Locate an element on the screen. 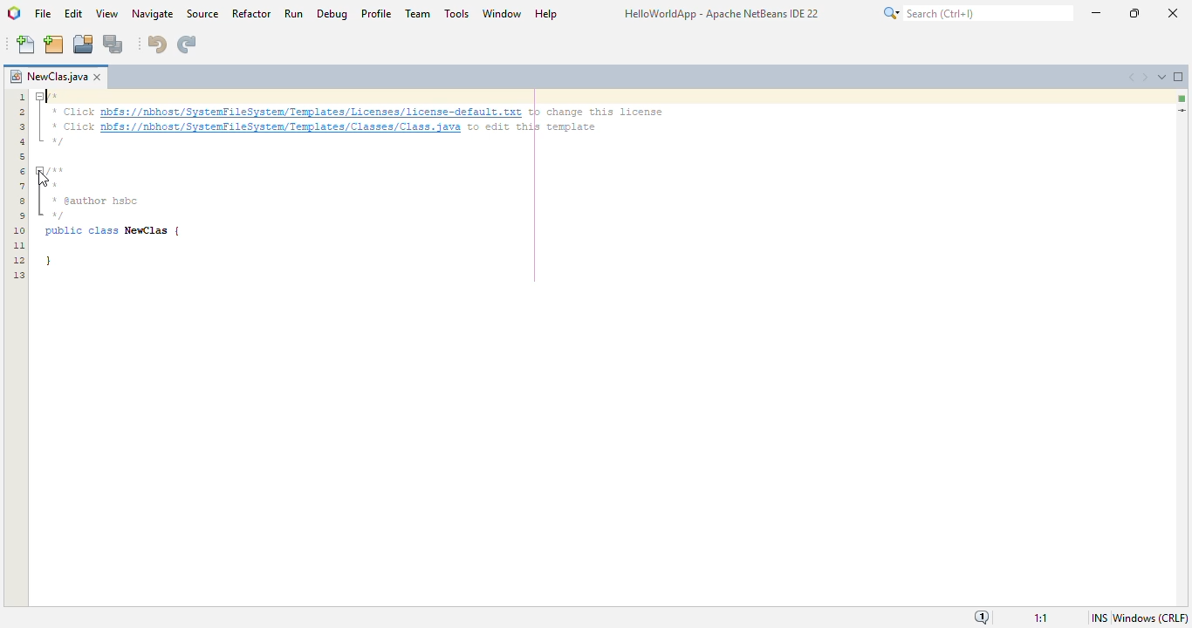 The width and height of the screenshot is (1192, 628). magnification ratio is located at coordinates (1041, 618).